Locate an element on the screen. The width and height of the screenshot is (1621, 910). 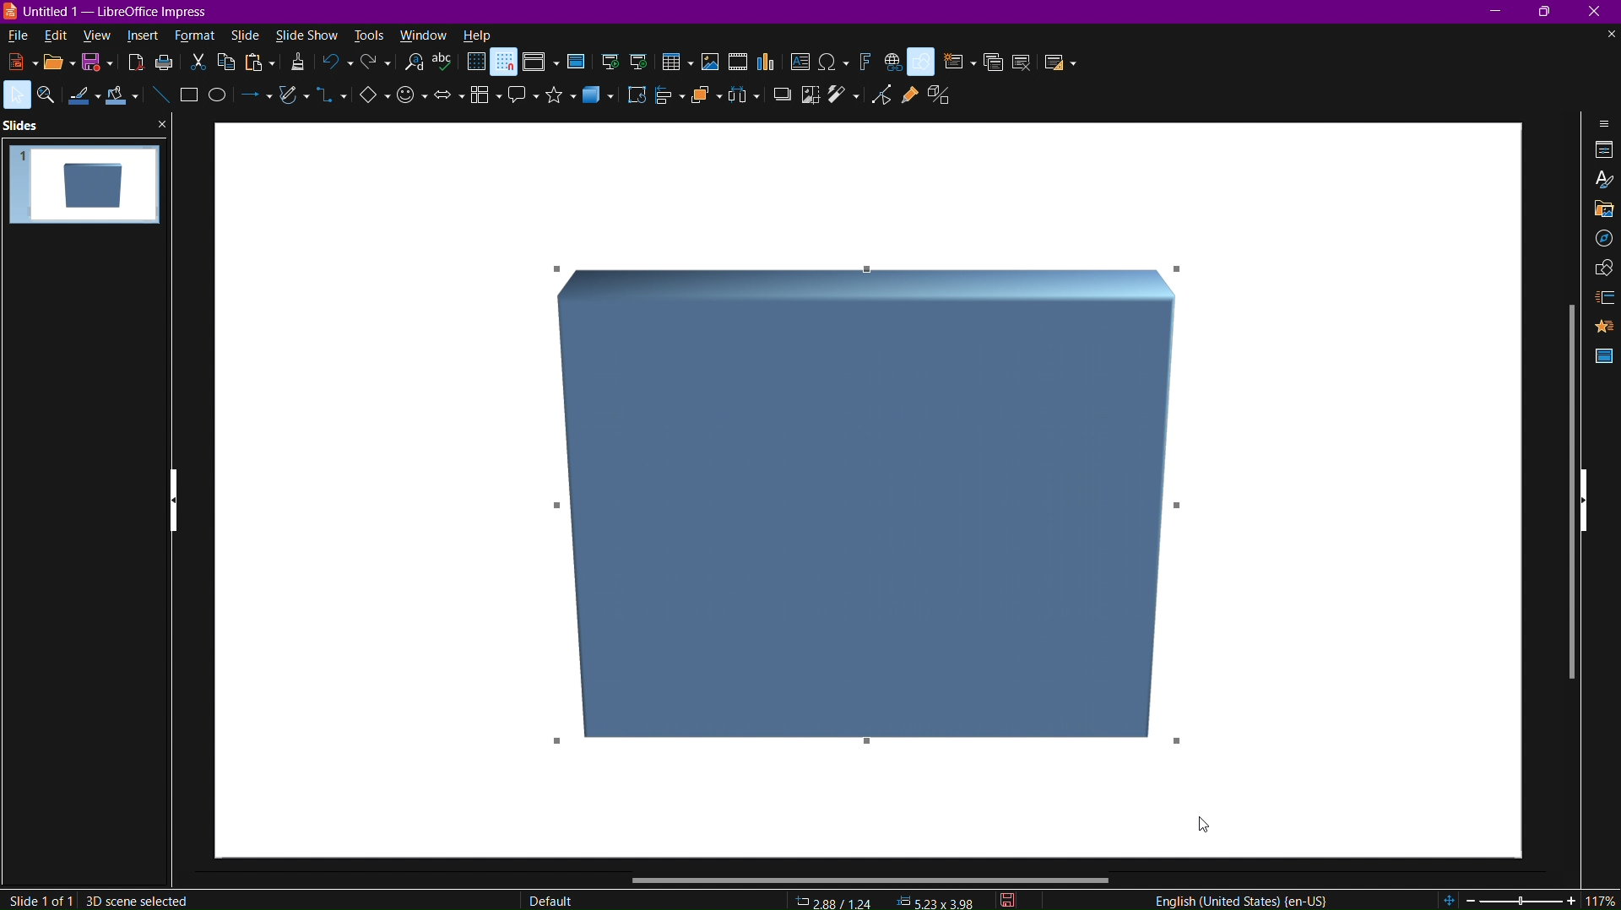
Coordinates is located at coordinates (835, 901).